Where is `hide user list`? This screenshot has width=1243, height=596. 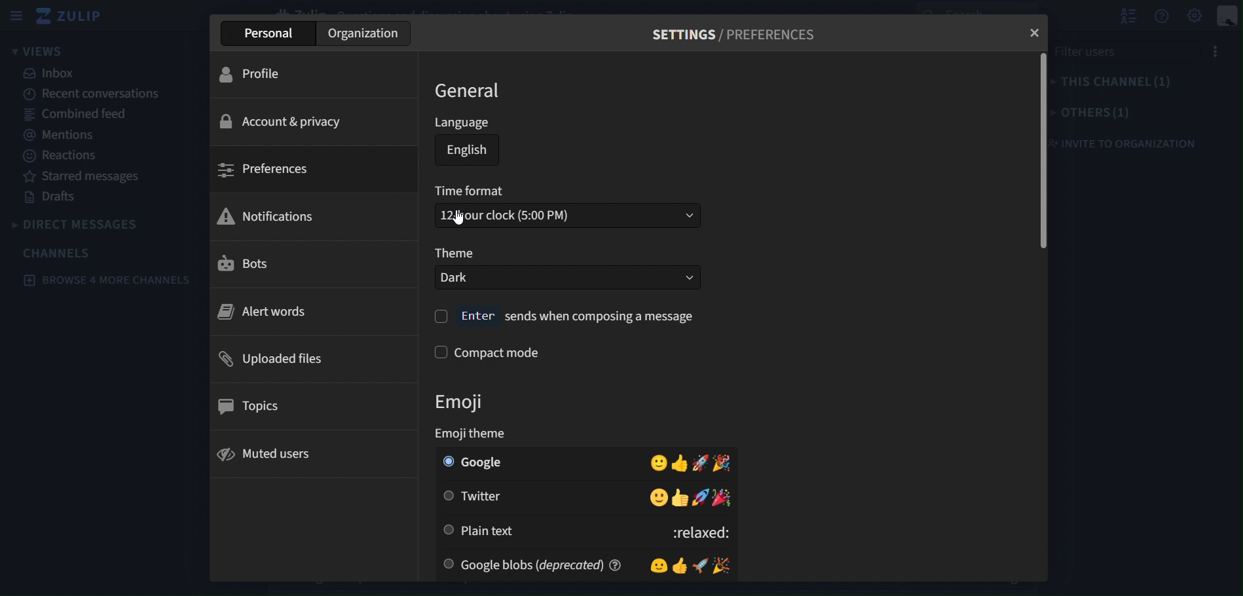 hide user list is located at coordinates (1126, 14).